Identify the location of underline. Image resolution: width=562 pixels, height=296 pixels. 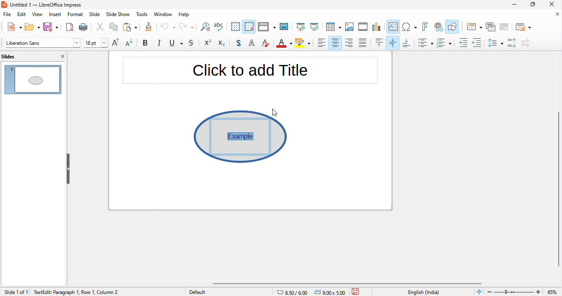
(177, 44).